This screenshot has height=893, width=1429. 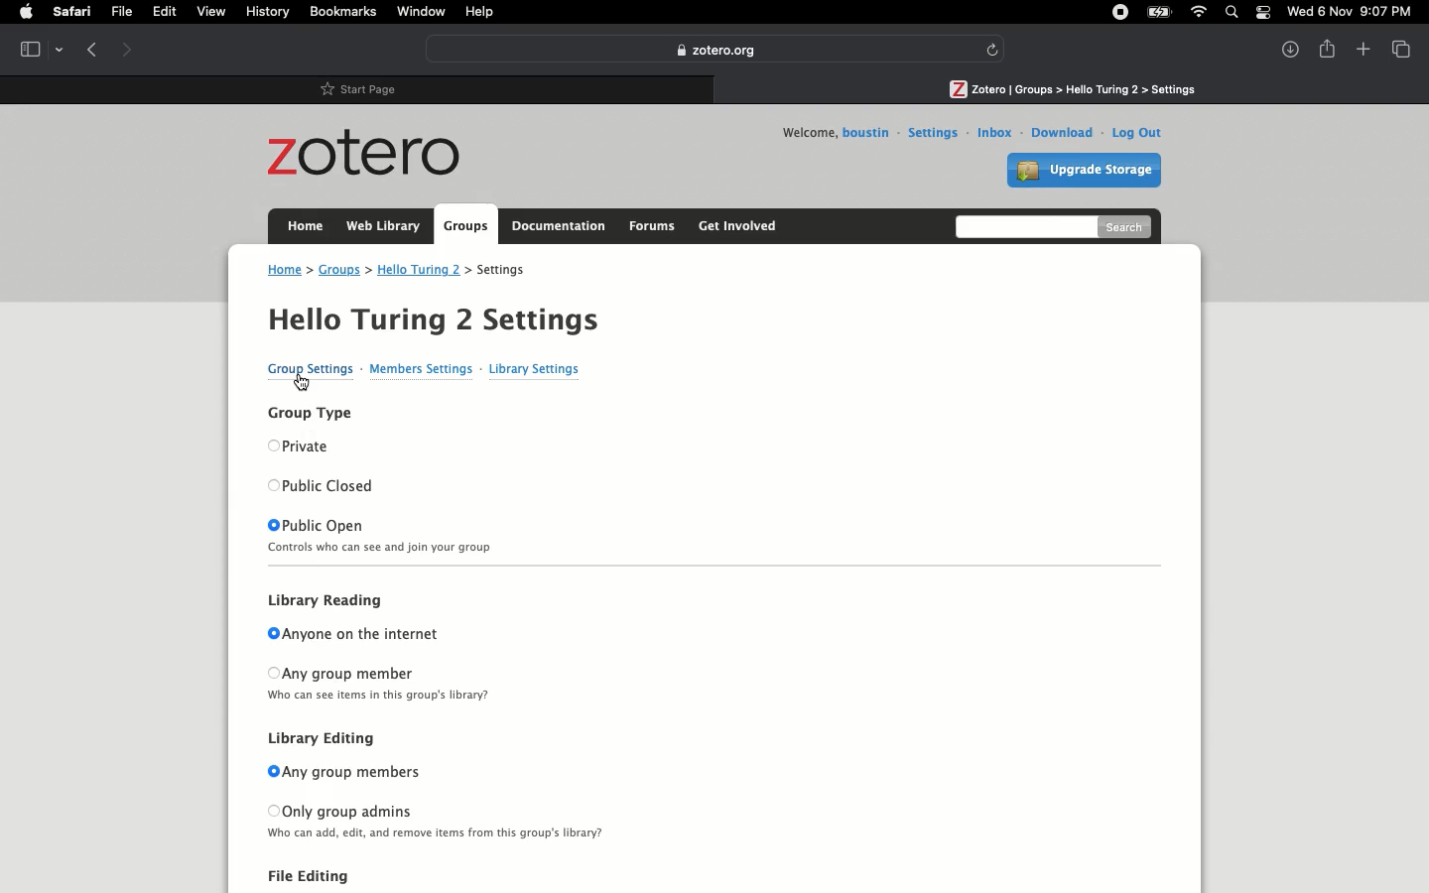 I want to click on Members settings, so click(x=419, y=369).